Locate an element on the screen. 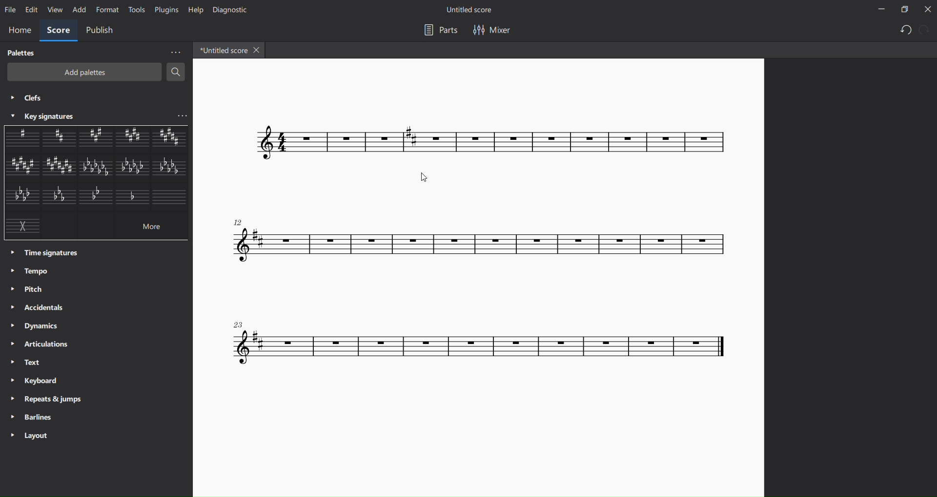 The image size is (937, 497). other key signatures is located at coordinates (58, 211).